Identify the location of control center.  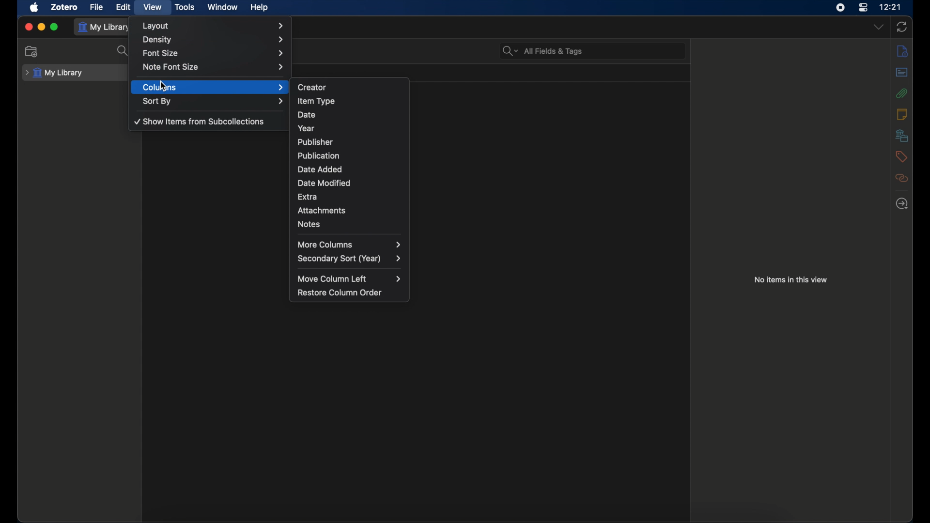
(863, 8).